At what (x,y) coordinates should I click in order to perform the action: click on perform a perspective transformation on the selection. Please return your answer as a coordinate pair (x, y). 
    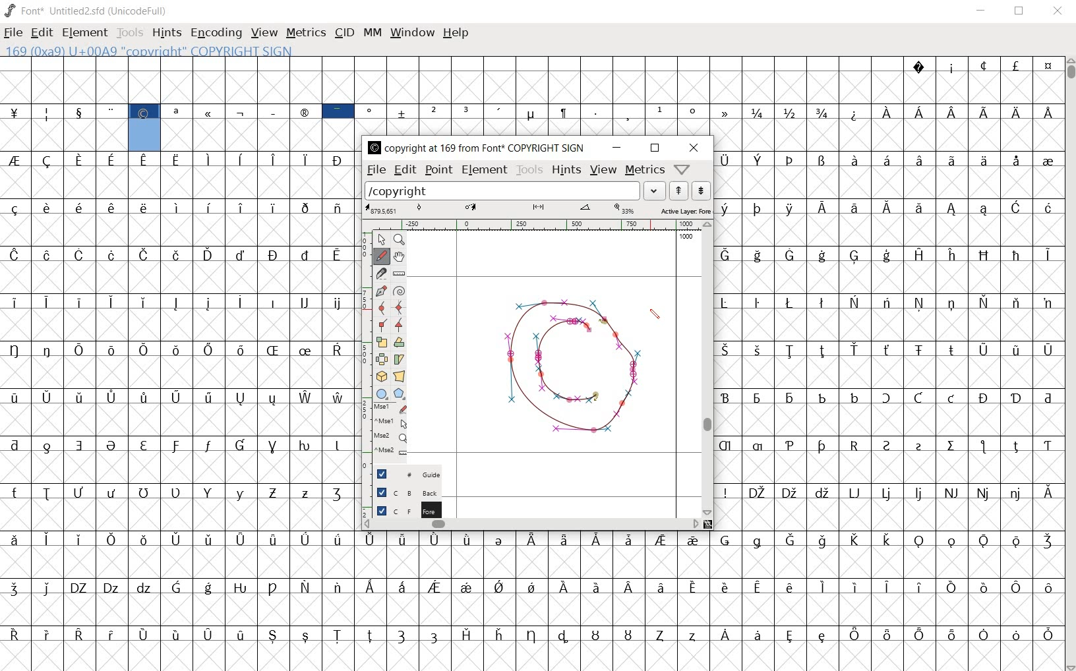
    Looking at the image, I should click on (400, 377).